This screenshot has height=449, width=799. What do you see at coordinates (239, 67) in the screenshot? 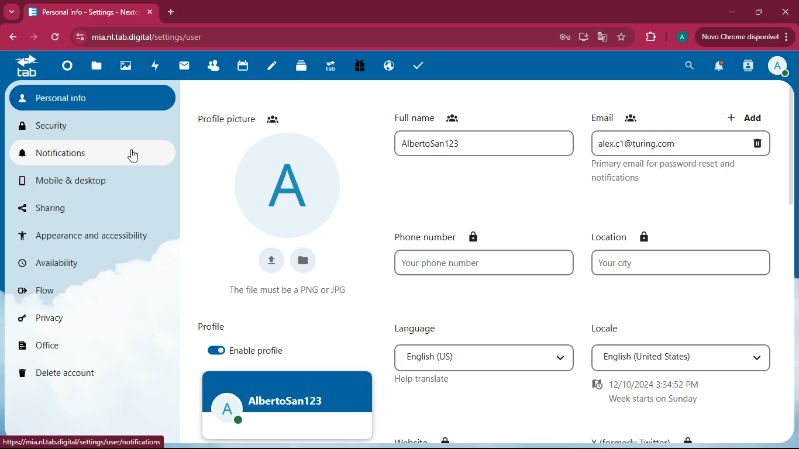
I see `calendar` at bounding box center [239, 67].